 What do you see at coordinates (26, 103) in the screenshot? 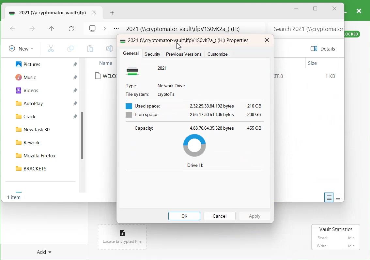
I see `AutoPlay` at bounding box center [26, 103].